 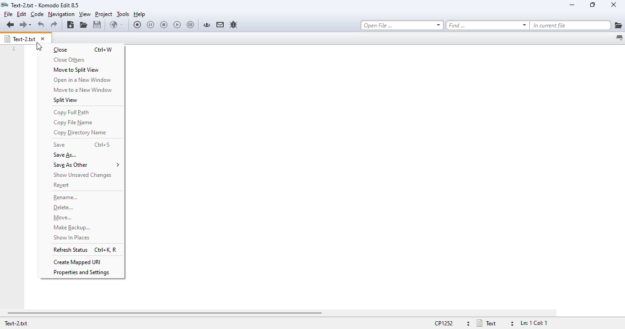 What do you see at coordinates (45, 5) in the screenshot?
I see `title` at bounding box center [45, 5].